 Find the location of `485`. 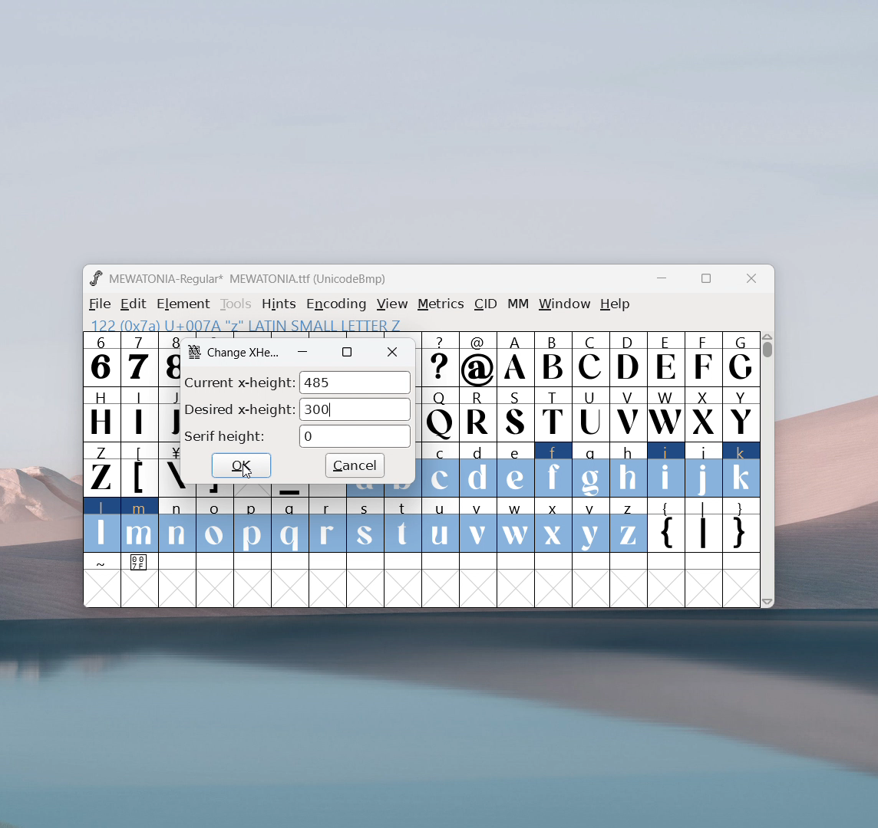

485 is located at coordinates (355, 383).